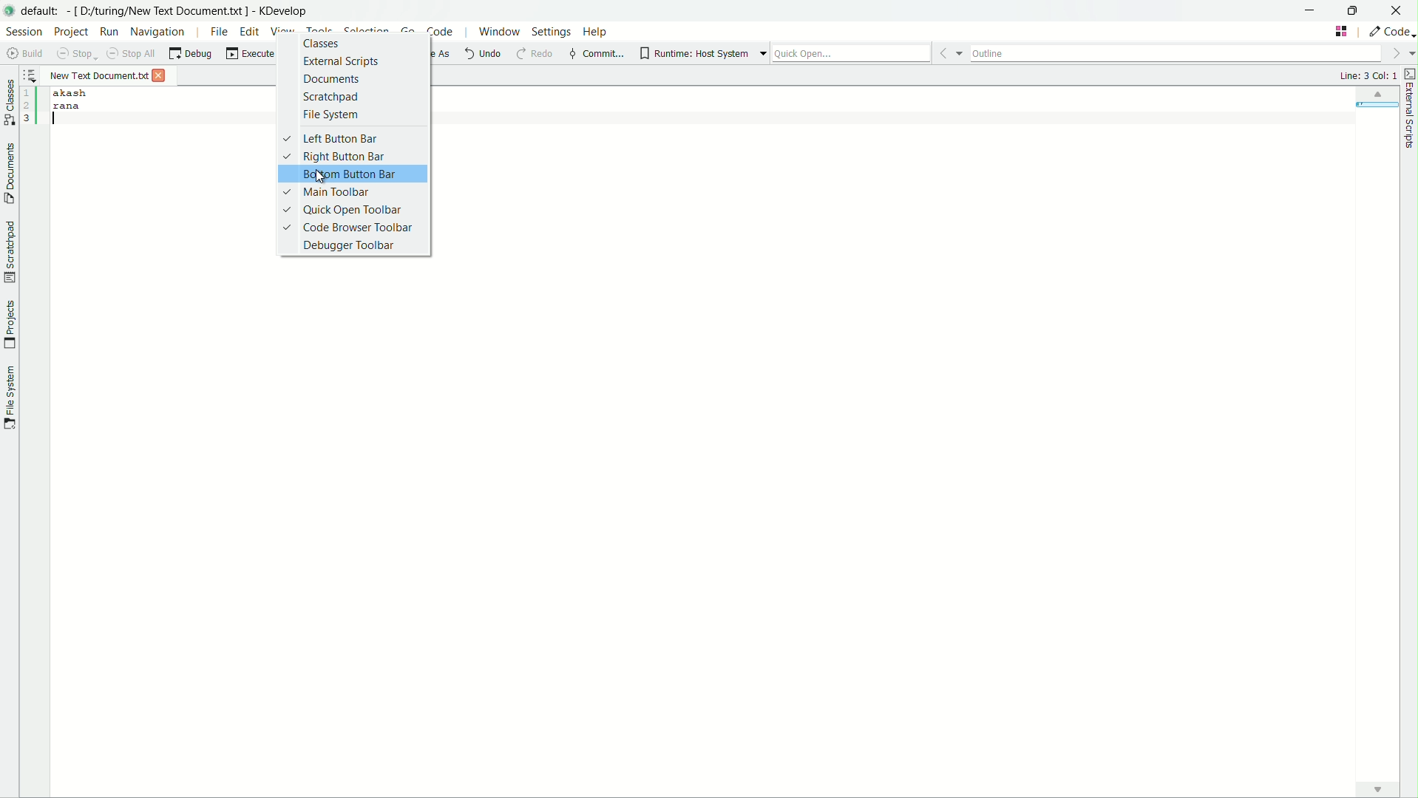 This screenshot has width=1418, height=798. Describe the element at coordinates (424, 53) in the screenshot. I see `save as` at that location.